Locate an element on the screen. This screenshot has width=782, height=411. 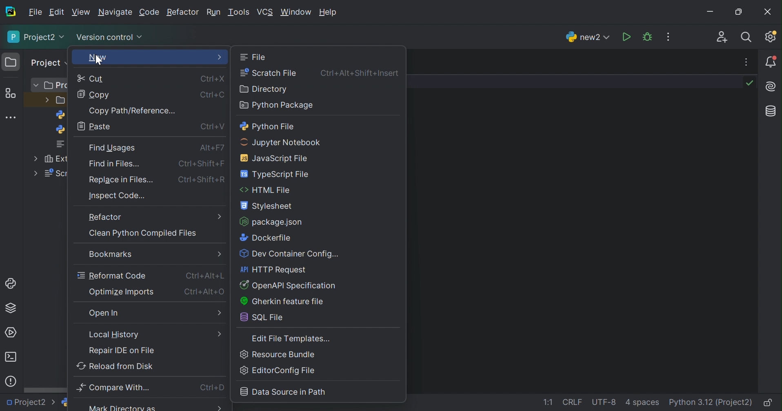
Directory is located at coordinates (263, 89).